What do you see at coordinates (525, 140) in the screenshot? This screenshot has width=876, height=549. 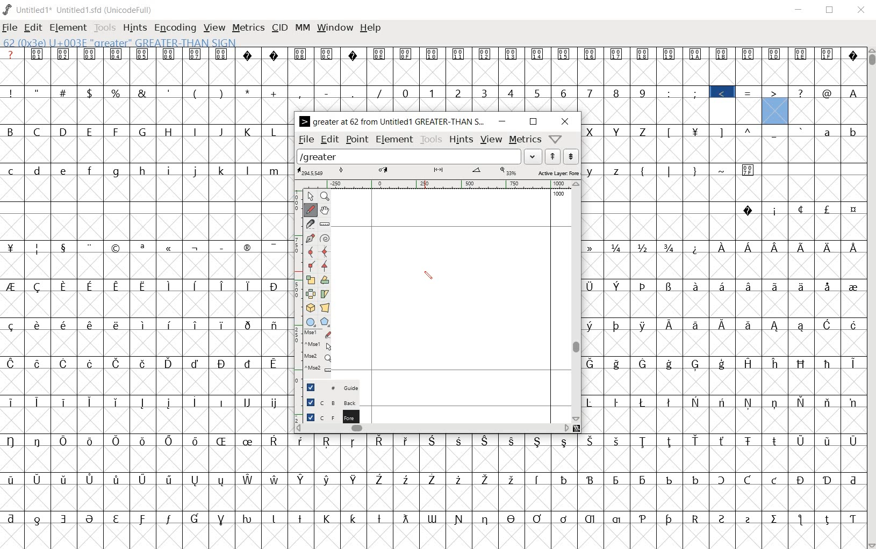 I see `metrics` at bounding box center [525, 140].